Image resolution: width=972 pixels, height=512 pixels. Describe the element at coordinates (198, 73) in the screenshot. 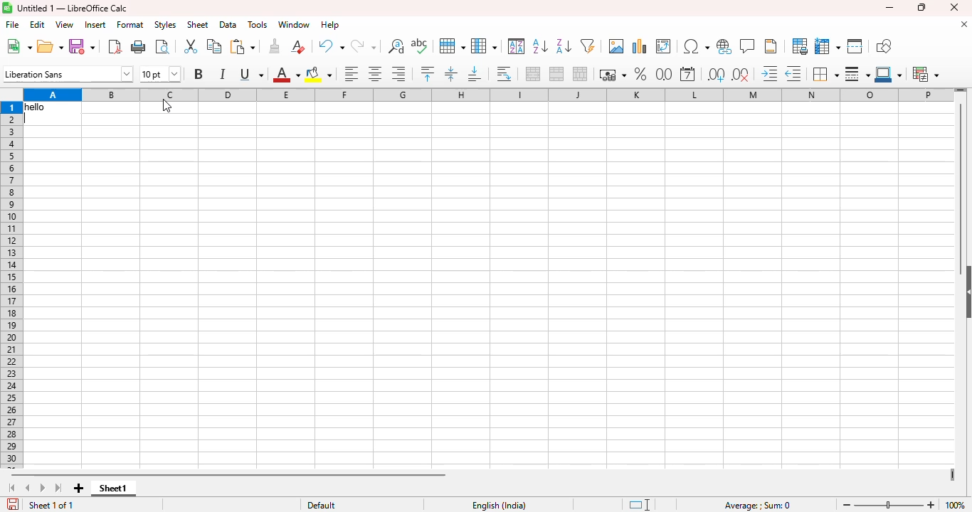

I see `bold` at that location.